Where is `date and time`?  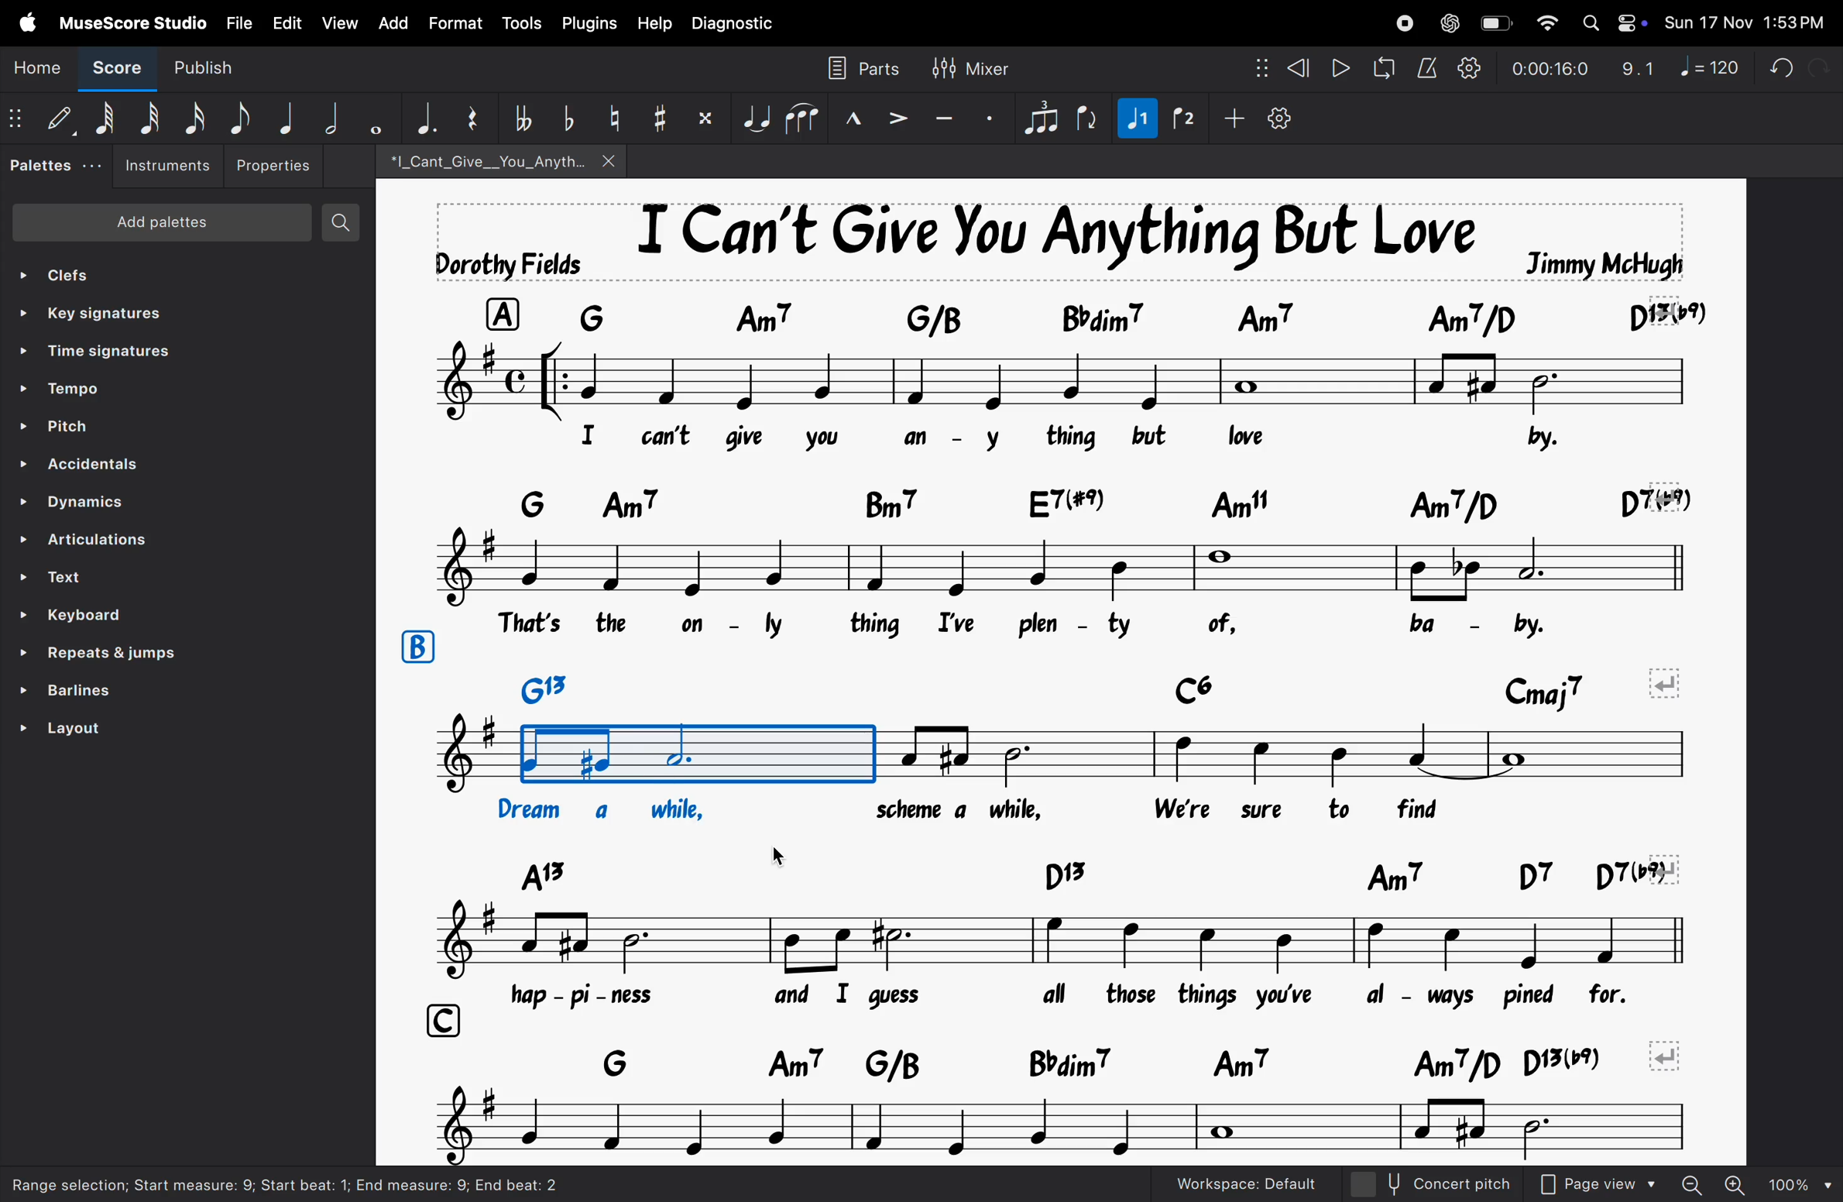
date and time is located at coordinates (1749, 19).